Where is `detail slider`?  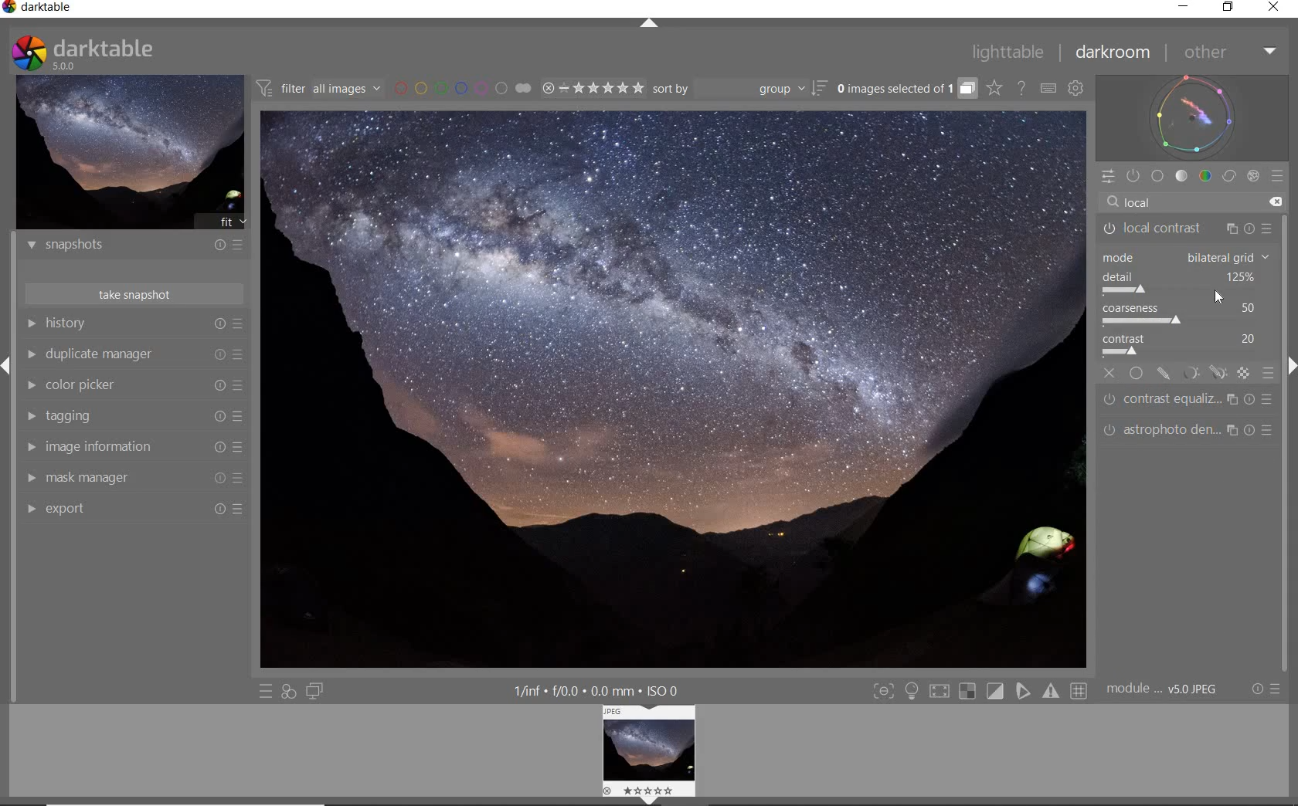
detail slider is located at coordinates (1126, 291).